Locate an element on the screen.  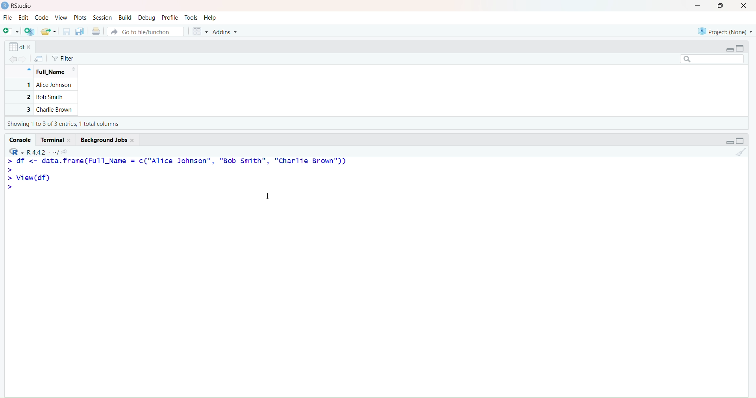
Plots is located at coordinates (82, 17).